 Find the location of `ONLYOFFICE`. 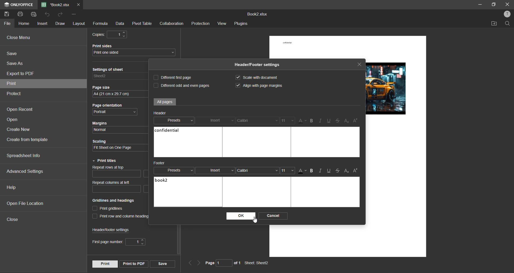

ONLYOFFICE is located at coordinates (24, 5).